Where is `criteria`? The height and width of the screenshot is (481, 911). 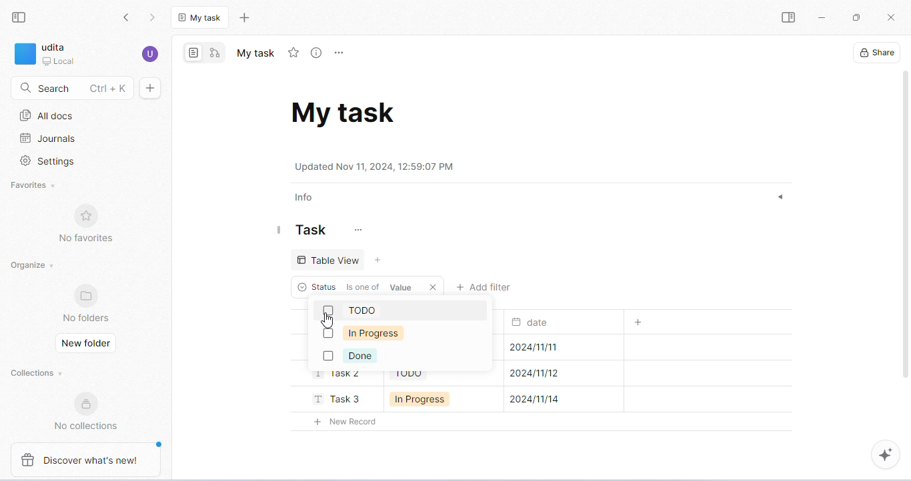 criteria is located at coordinates (361, 286).